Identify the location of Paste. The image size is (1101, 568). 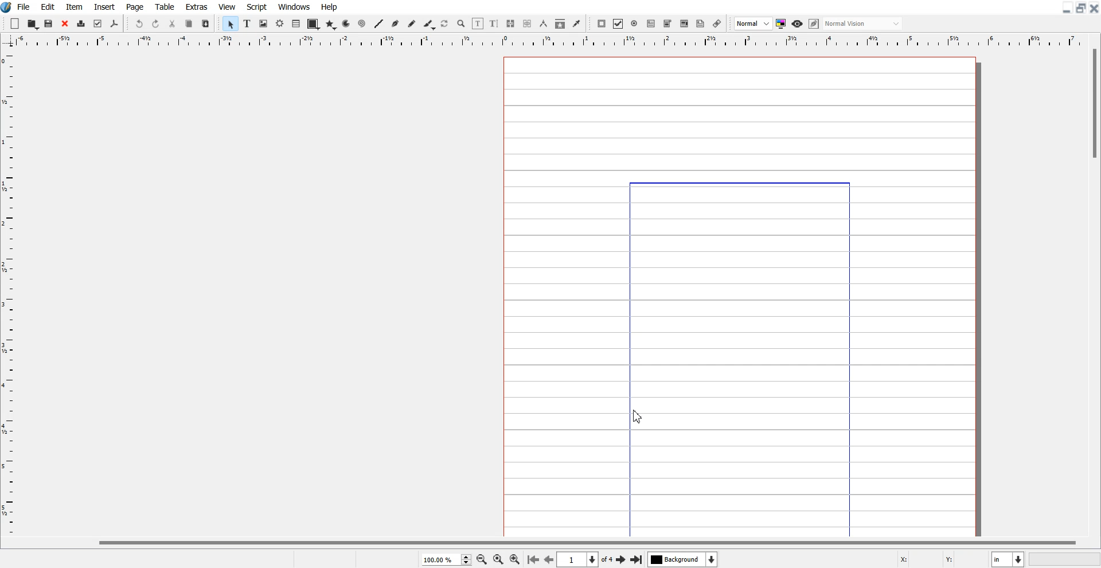
(206, 23).